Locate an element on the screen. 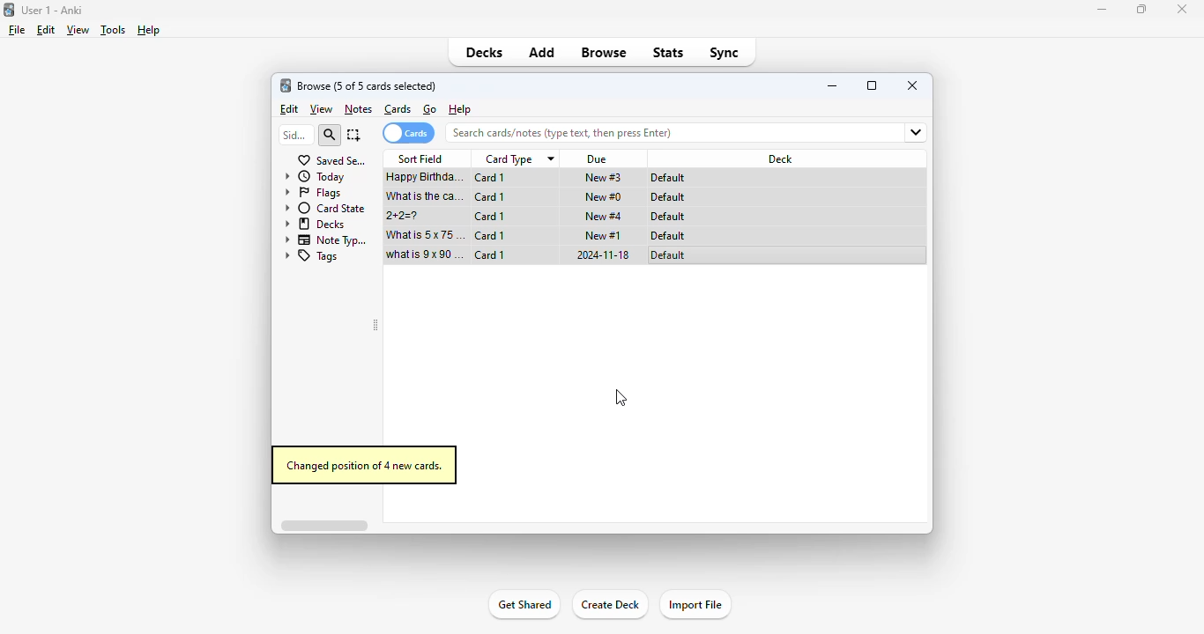 This screenshot has width=1204, height=634. maximize is located at coordinates (872, 85).